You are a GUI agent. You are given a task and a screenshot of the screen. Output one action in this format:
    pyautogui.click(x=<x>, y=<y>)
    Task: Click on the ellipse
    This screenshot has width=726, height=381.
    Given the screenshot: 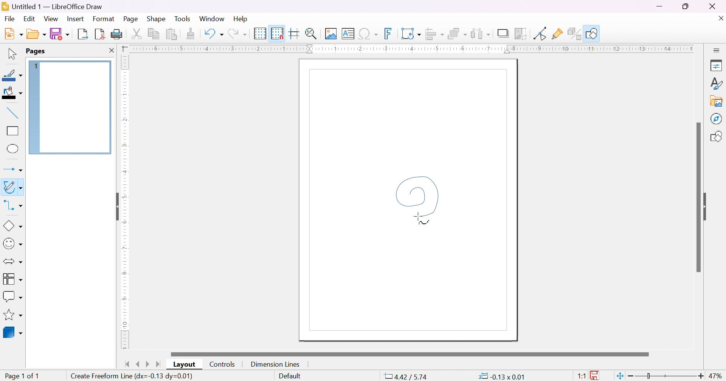 What is the action you would take?
    pyautogui.click(x=13, y=148)
    